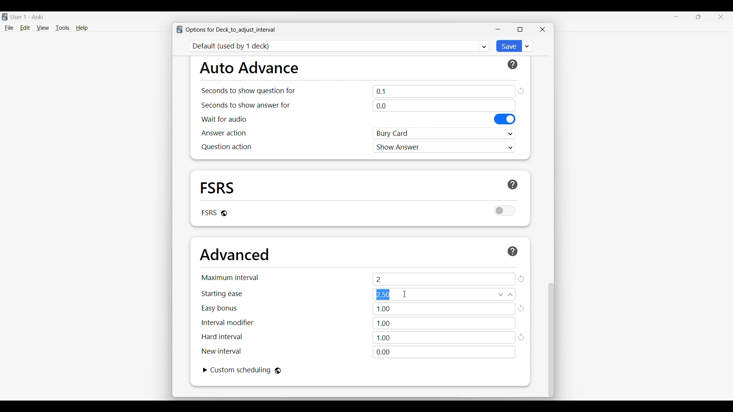 This screenshot has height=412, width=733. What do you see at coordinates (82, 28) in the screenshot?
I see `Help menu` at bounding box center [82, 28].